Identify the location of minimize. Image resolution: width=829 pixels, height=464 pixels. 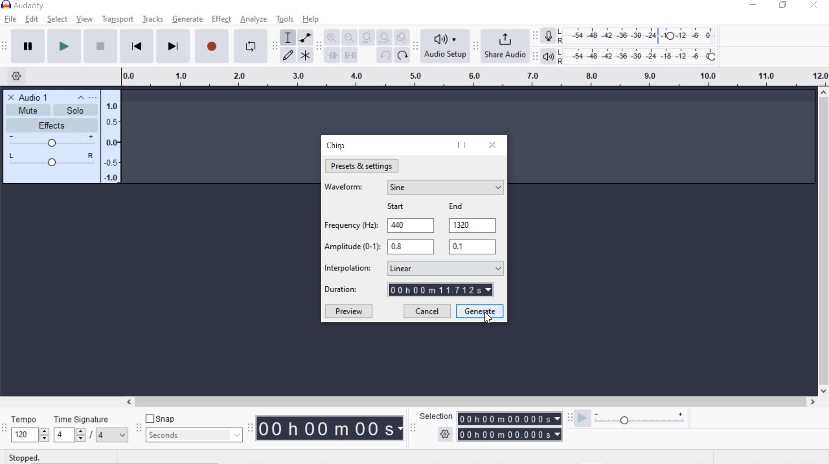
(432, 143).